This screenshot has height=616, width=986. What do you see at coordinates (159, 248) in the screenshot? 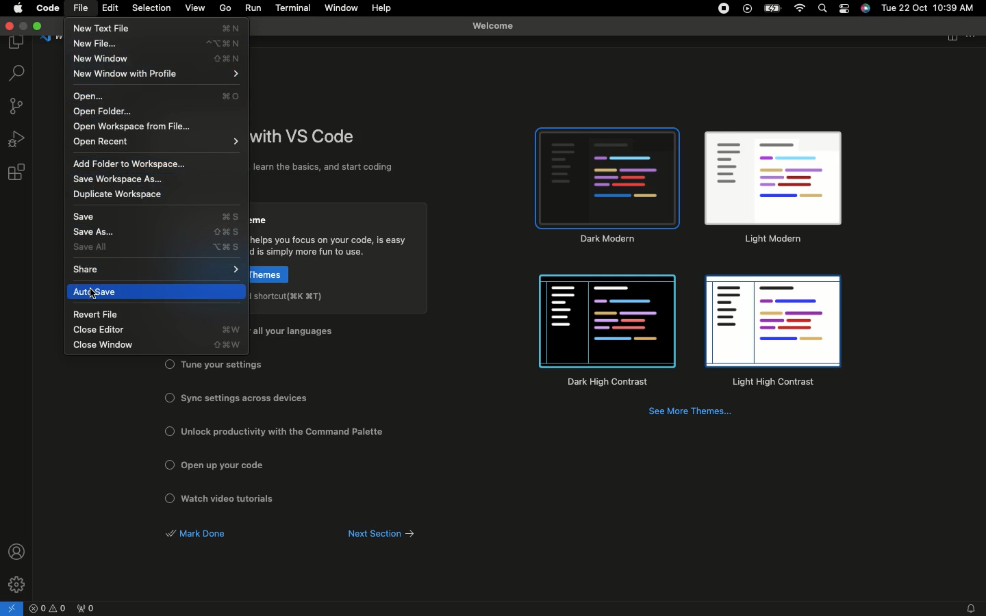
I see `Save all` at bounding box center [159, 248].